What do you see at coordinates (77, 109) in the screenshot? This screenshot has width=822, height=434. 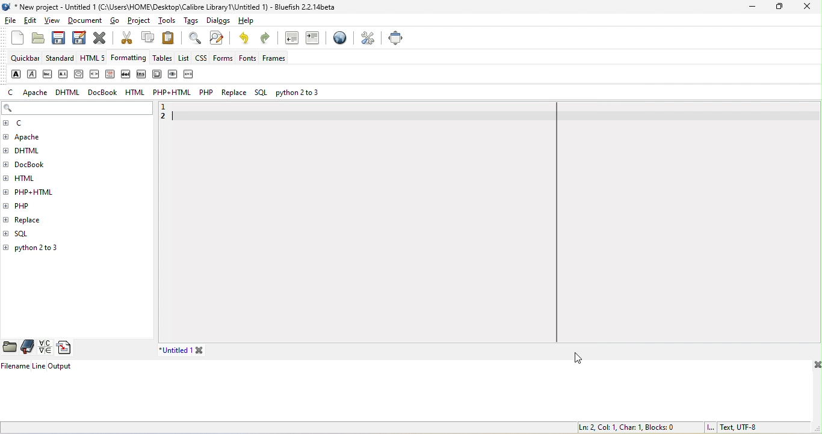 I see `search bar` at bounding box center [77, 109].